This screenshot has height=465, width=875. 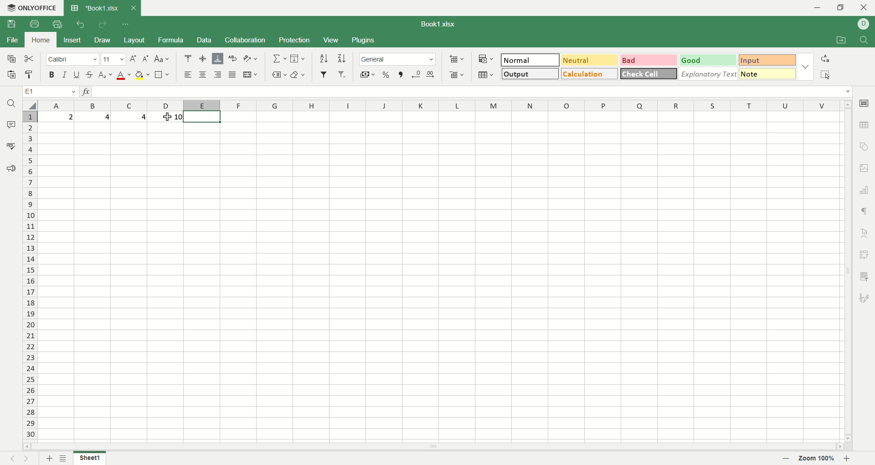 I want to click on decrease decimal, so click(x=417, y=74).